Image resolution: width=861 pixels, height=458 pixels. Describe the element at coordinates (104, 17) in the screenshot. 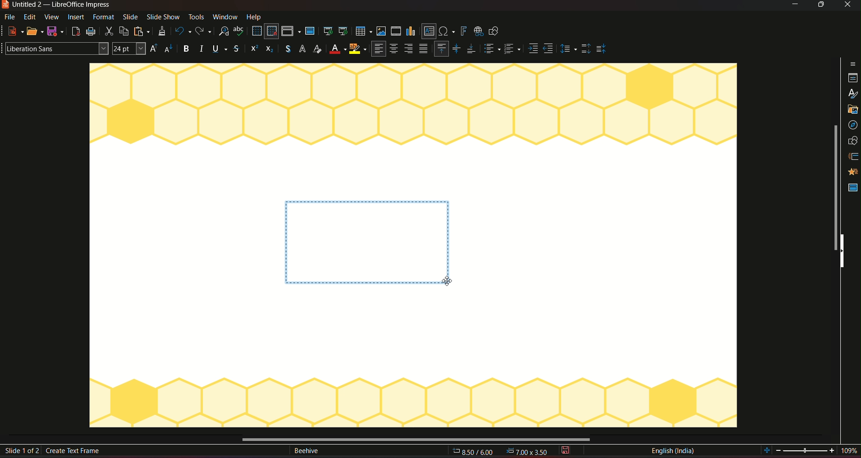

I see `format` at that location.